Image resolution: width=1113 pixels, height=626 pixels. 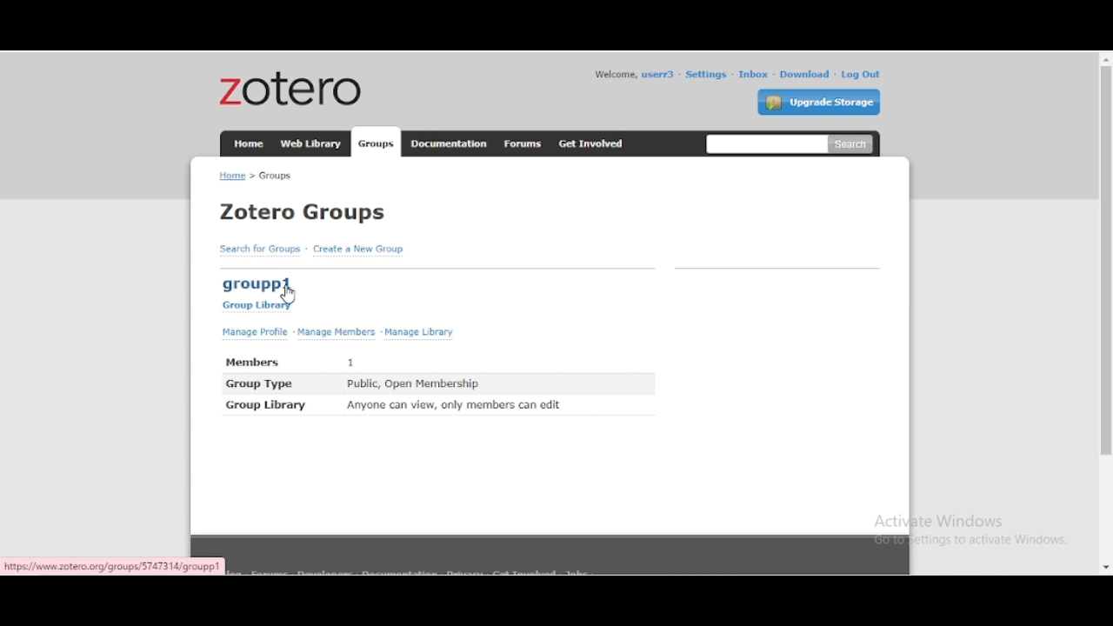 What do you see at coordinates (453, 405) in the screenshot?
I see `anyone can view, only members can edit` at bounding box center [453, 405].